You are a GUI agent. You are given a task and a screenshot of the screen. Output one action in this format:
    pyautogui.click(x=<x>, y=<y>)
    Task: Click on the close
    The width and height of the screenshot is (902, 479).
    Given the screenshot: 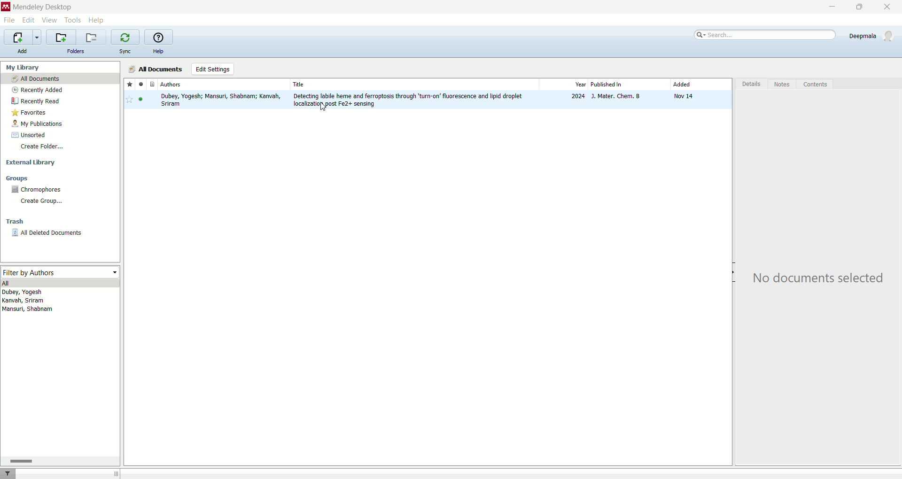 What is the action you would take?
    pyautogui.click(x=889, y=7)
    